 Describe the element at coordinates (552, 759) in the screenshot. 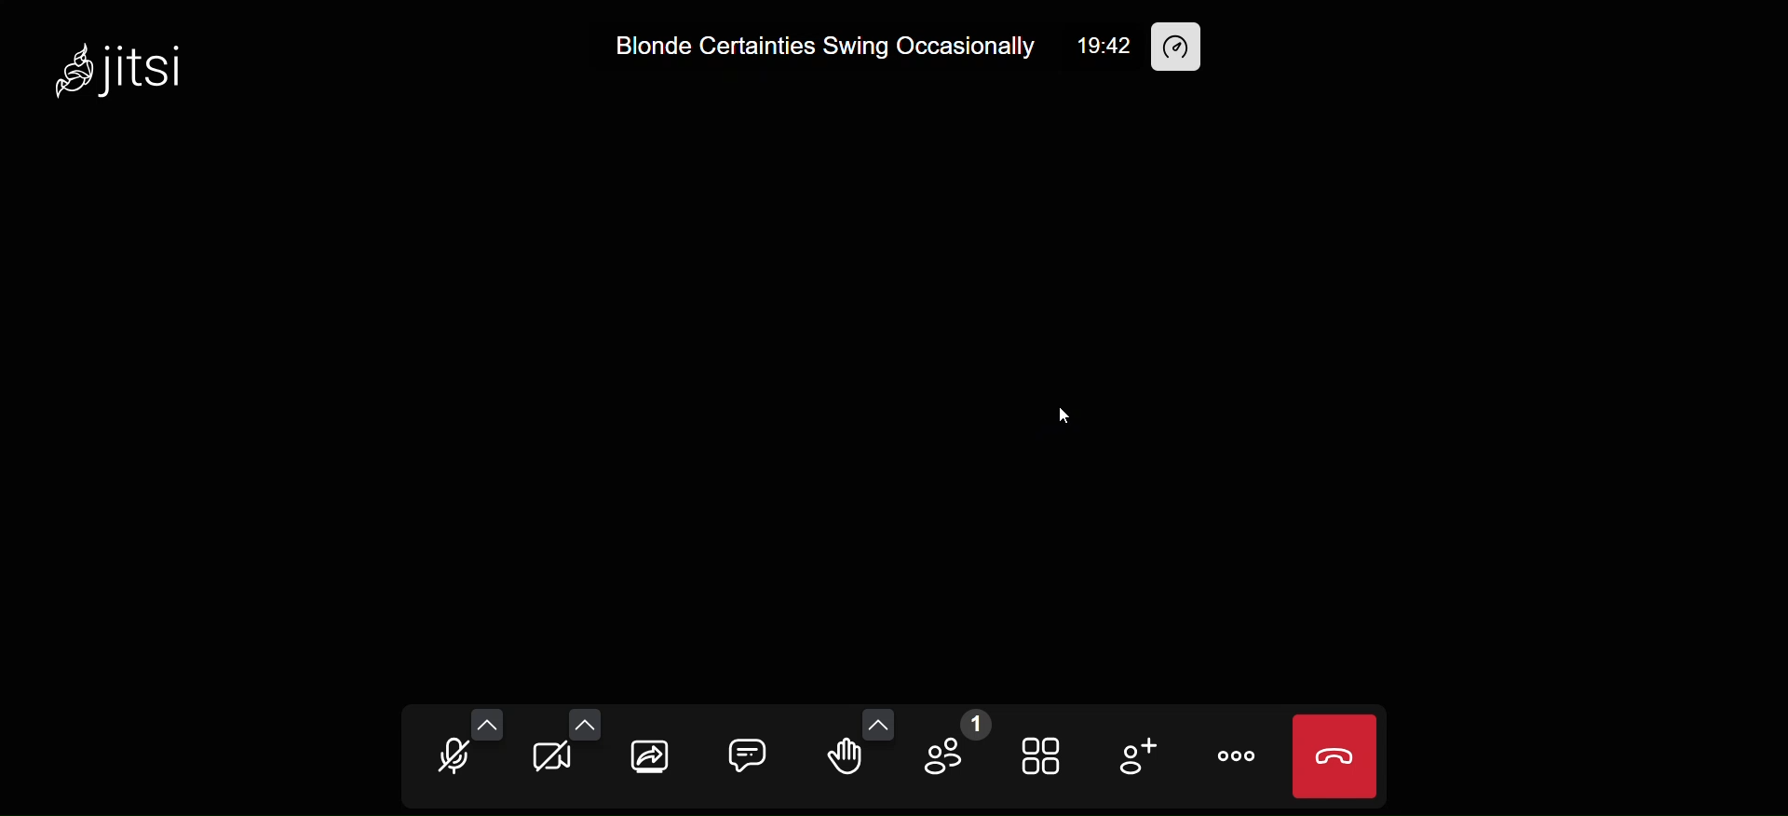

I see `camera` at that location.